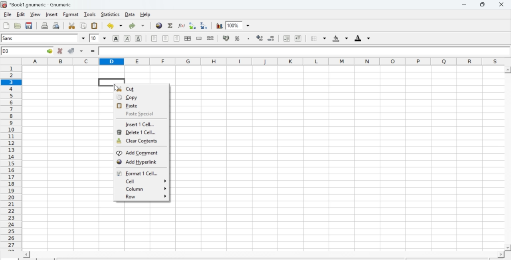 The image size is (511, 260). Describe the element at coordinates (35, 14) in the screenshot. I see `View` at that location.